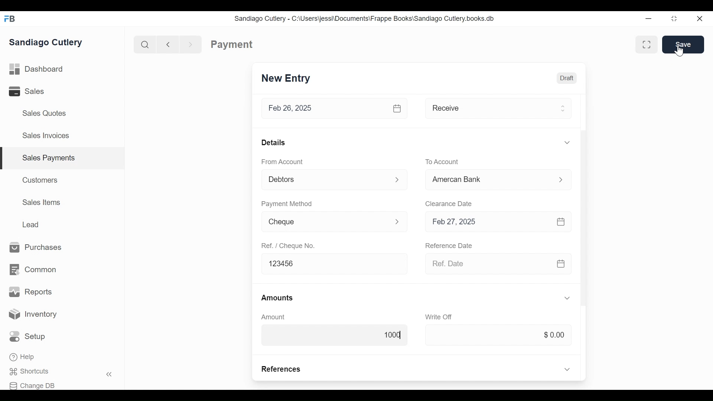  I want to click on Amounts, so click(278, 298).